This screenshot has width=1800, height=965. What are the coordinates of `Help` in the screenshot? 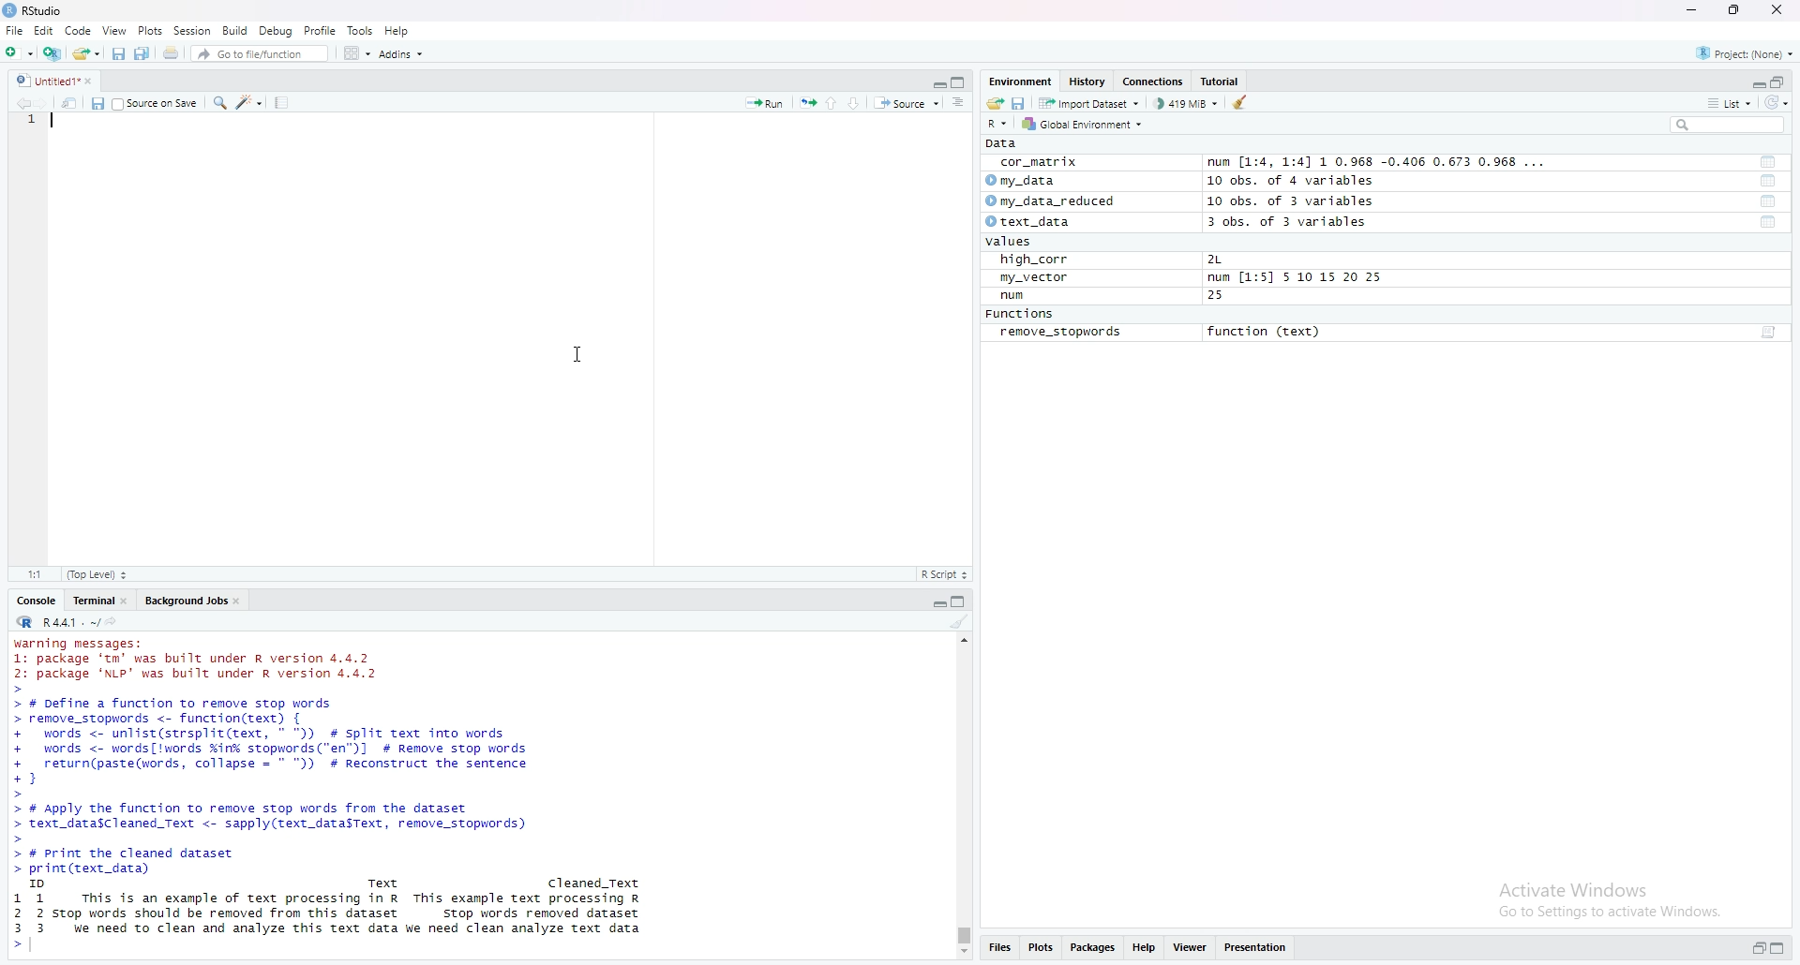 It's located at (1145, 948).